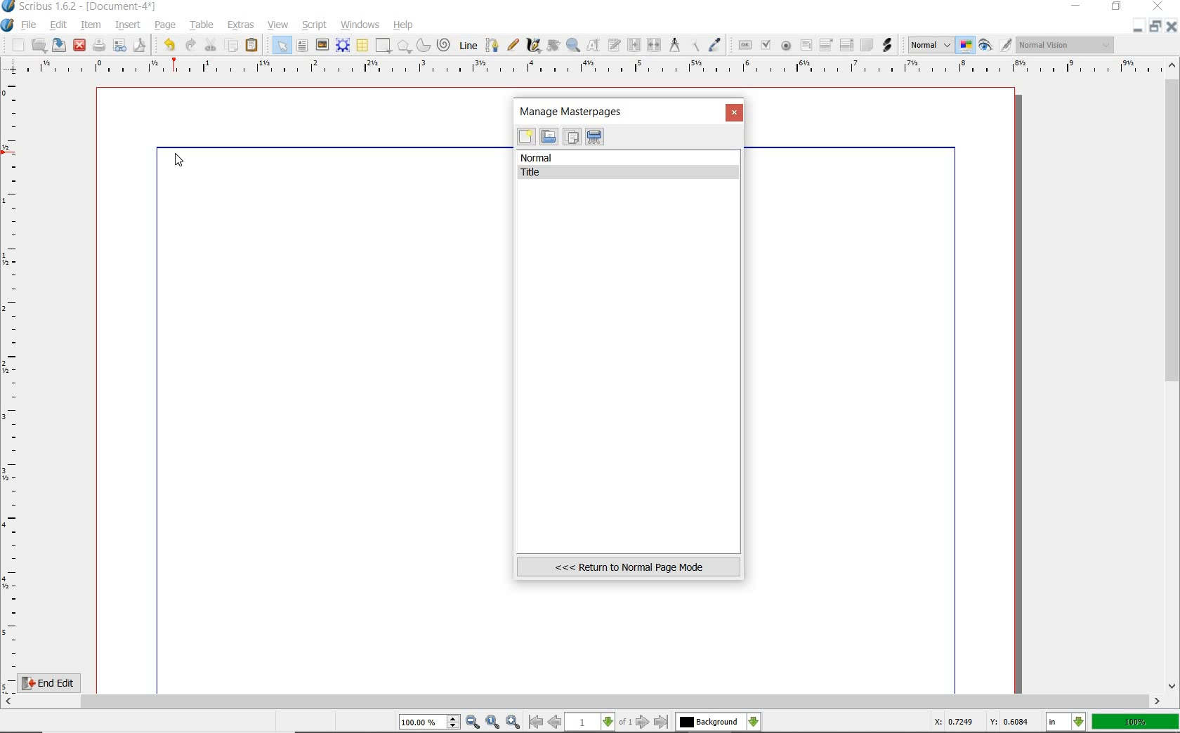 This screenshot has width=1180, height=733. Describe the element at coordinates (846, 46) in the screenshot. I see `pdf list box` at that location.